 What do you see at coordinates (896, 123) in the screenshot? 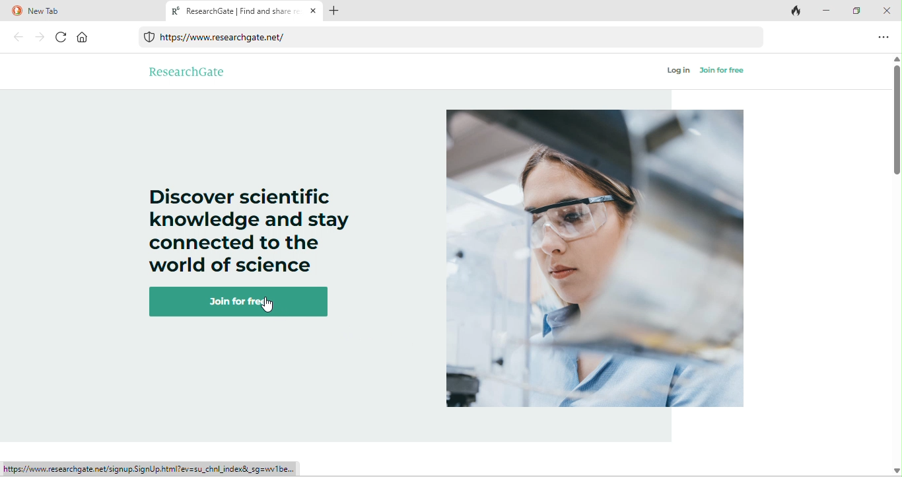
I see `vertical scroll bar` at bounding box center [896, 123].